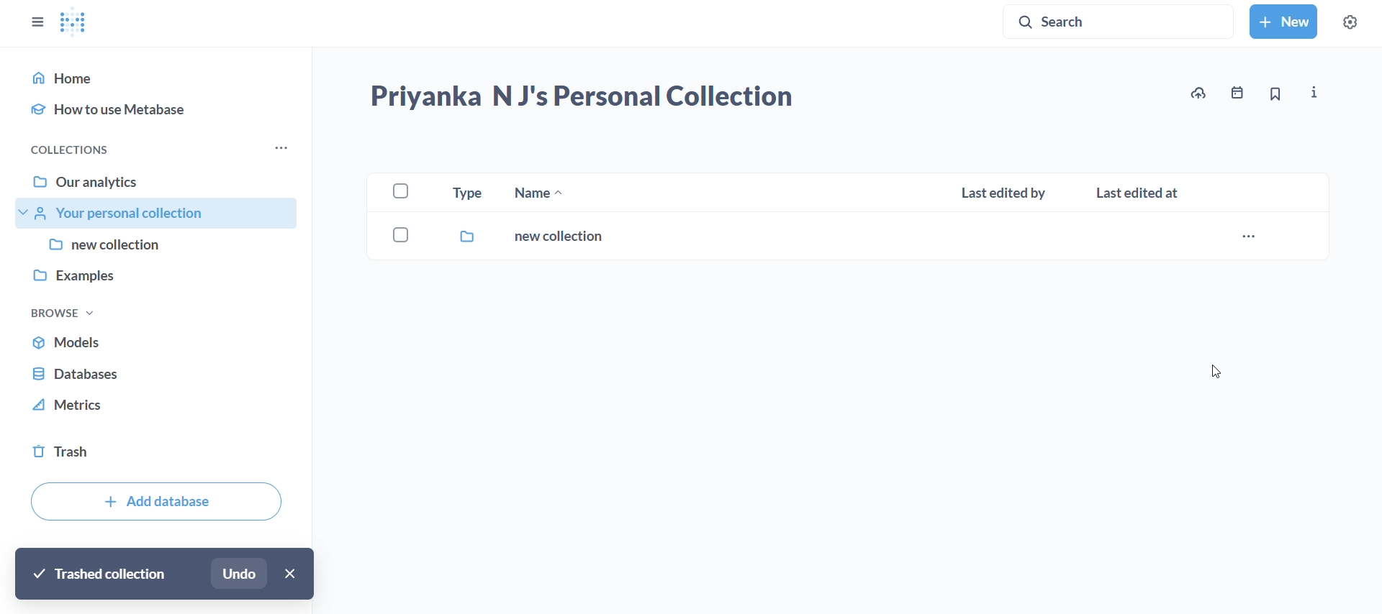 This screenshot has height=614, width=1382. I want to click on our analytics, so click(161, 185).